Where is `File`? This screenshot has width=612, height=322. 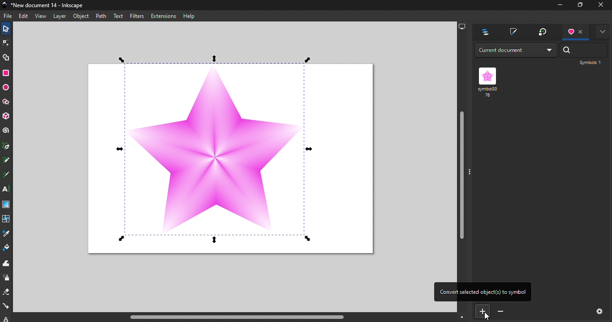
File is located at coordinates (9, 17).